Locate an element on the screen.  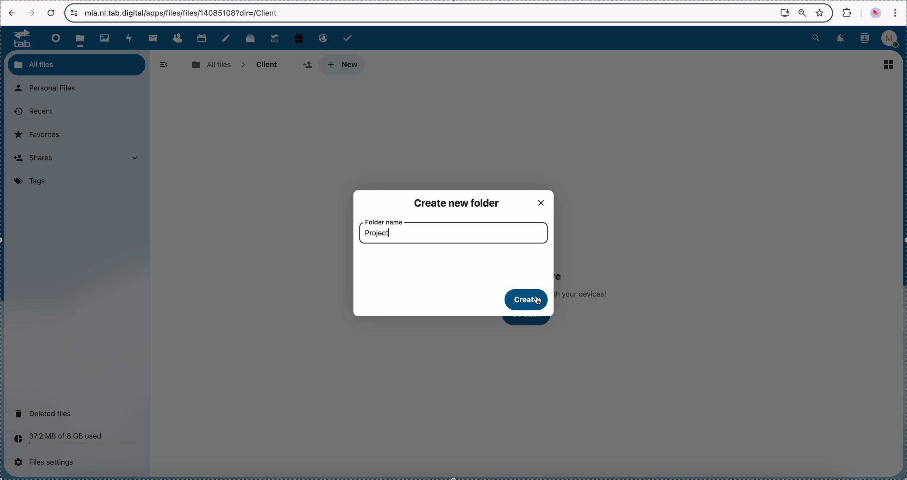
close is located at coordinates (544, 201).